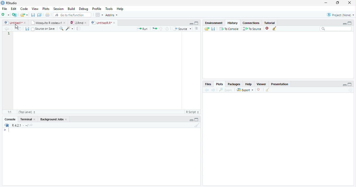  What do you see at coordinates (336, 29) in the screenshot?
I see `Search bar` at bounding box center [336, 29].